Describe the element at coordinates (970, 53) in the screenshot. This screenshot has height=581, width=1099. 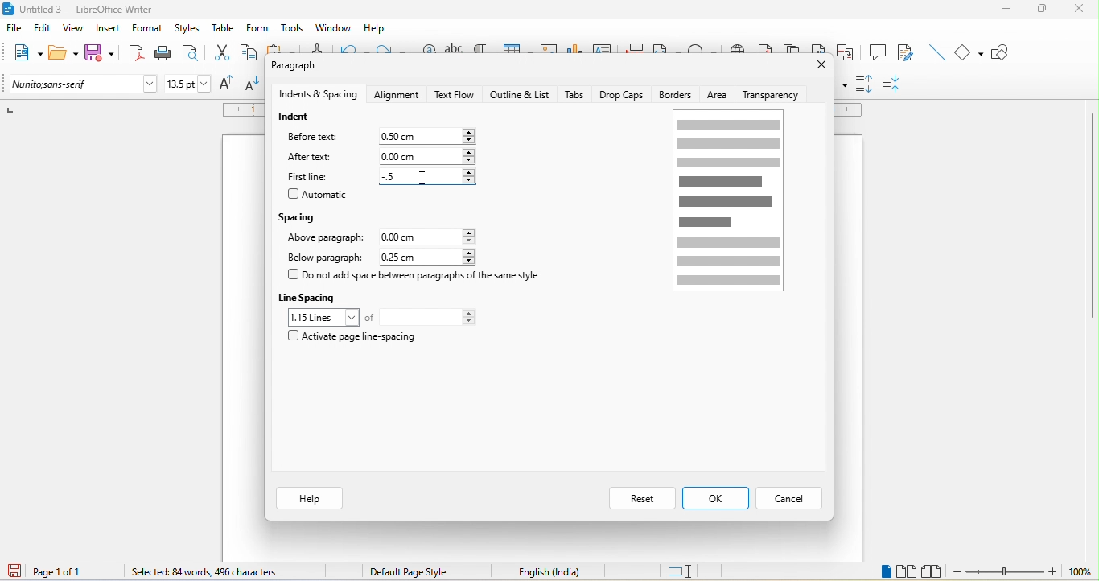
I see `basic shapes` at that location.